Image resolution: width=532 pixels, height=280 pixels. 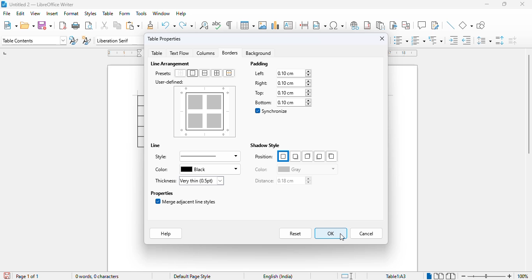 What do you see at coordinates (180, 73) in the screenshot?
I see `no borders` at bounding box center [180, 73].